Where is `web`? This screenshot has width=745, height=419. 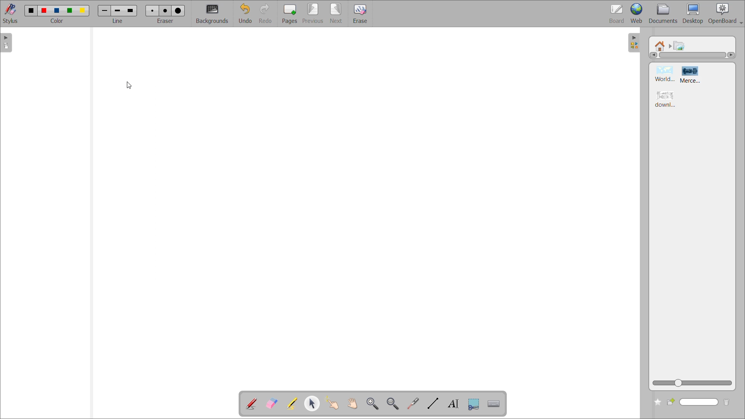
web is located at coordinates (636, 13).